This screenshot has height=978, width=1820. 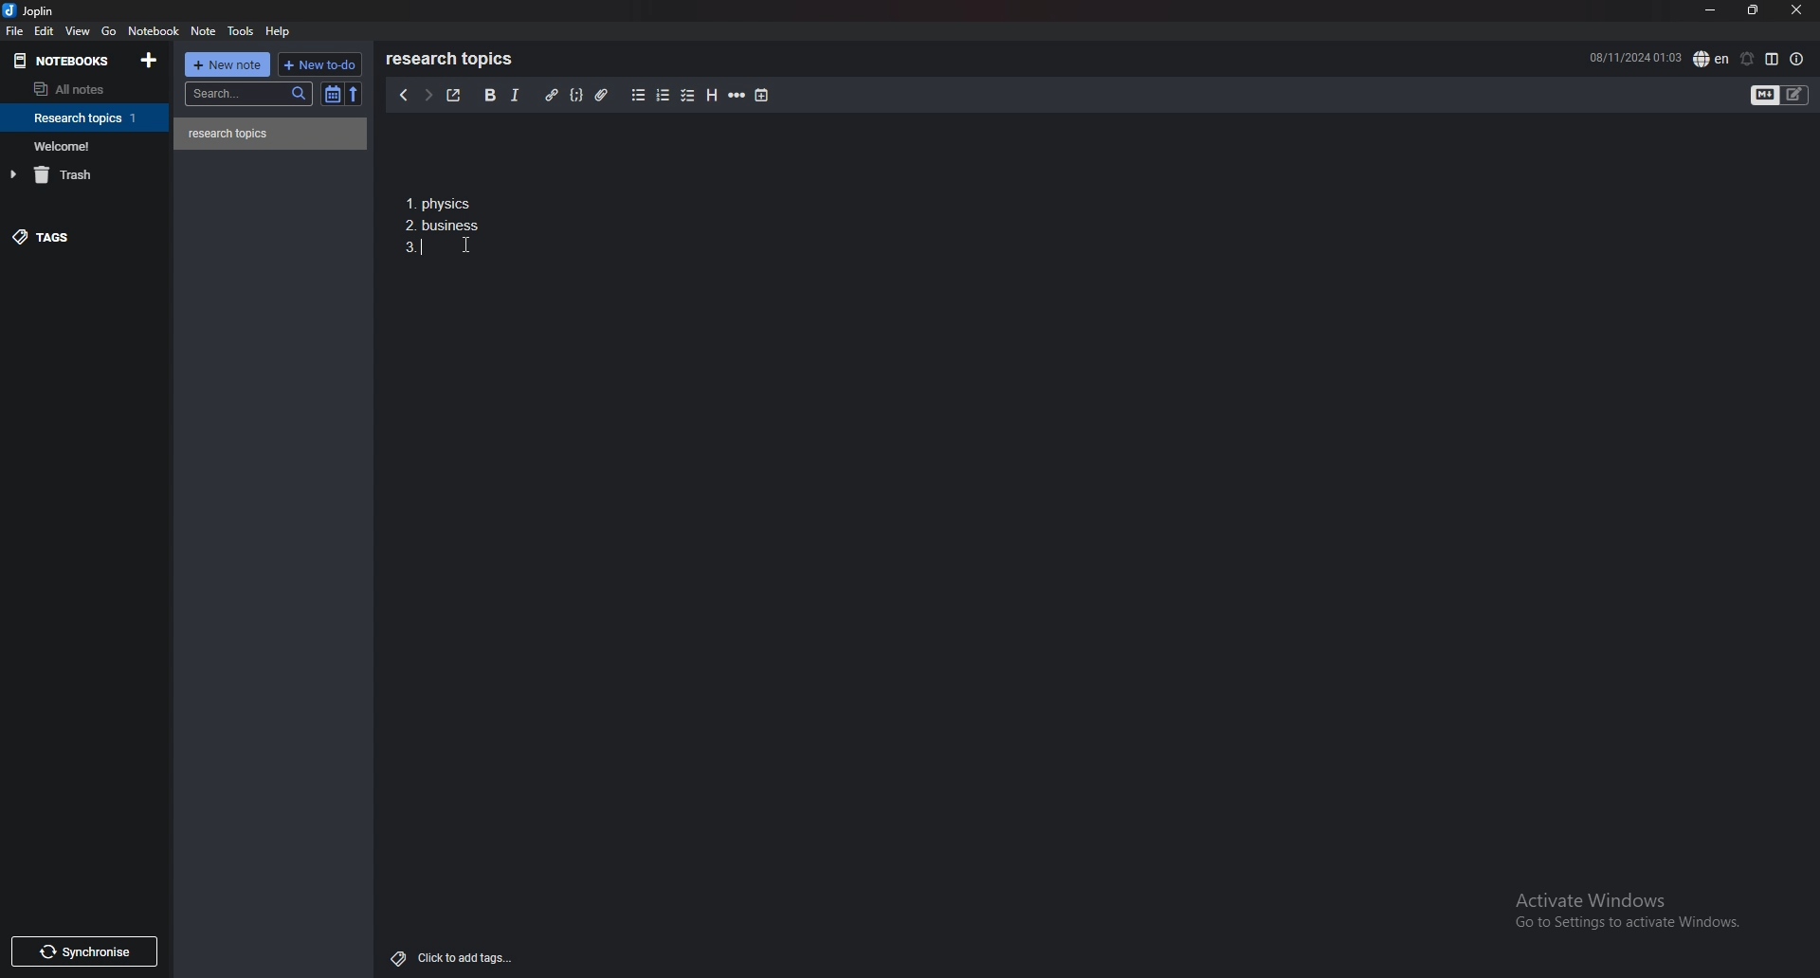 I want to click on numbered list, so click(x=664, y=96).